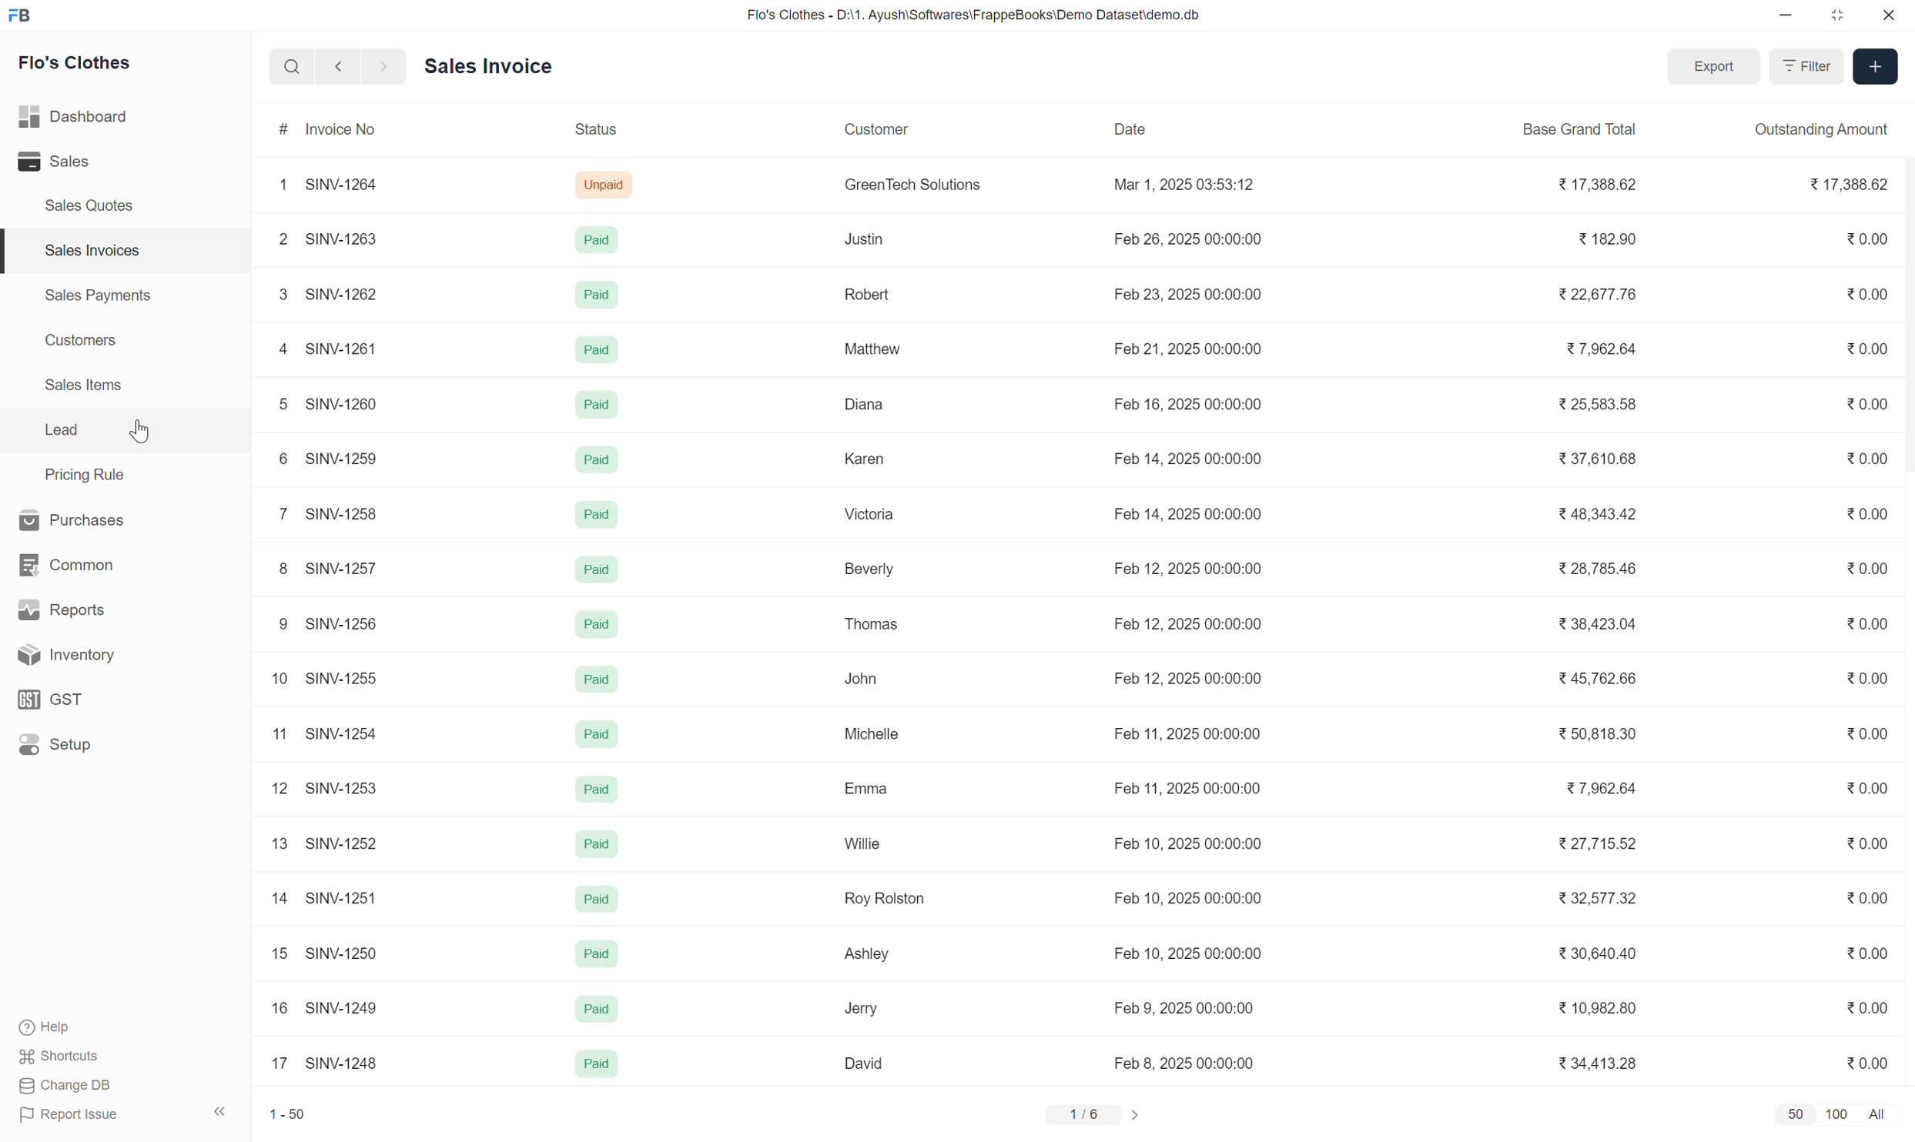  I want to click on 0.00, so click(1863, 623).